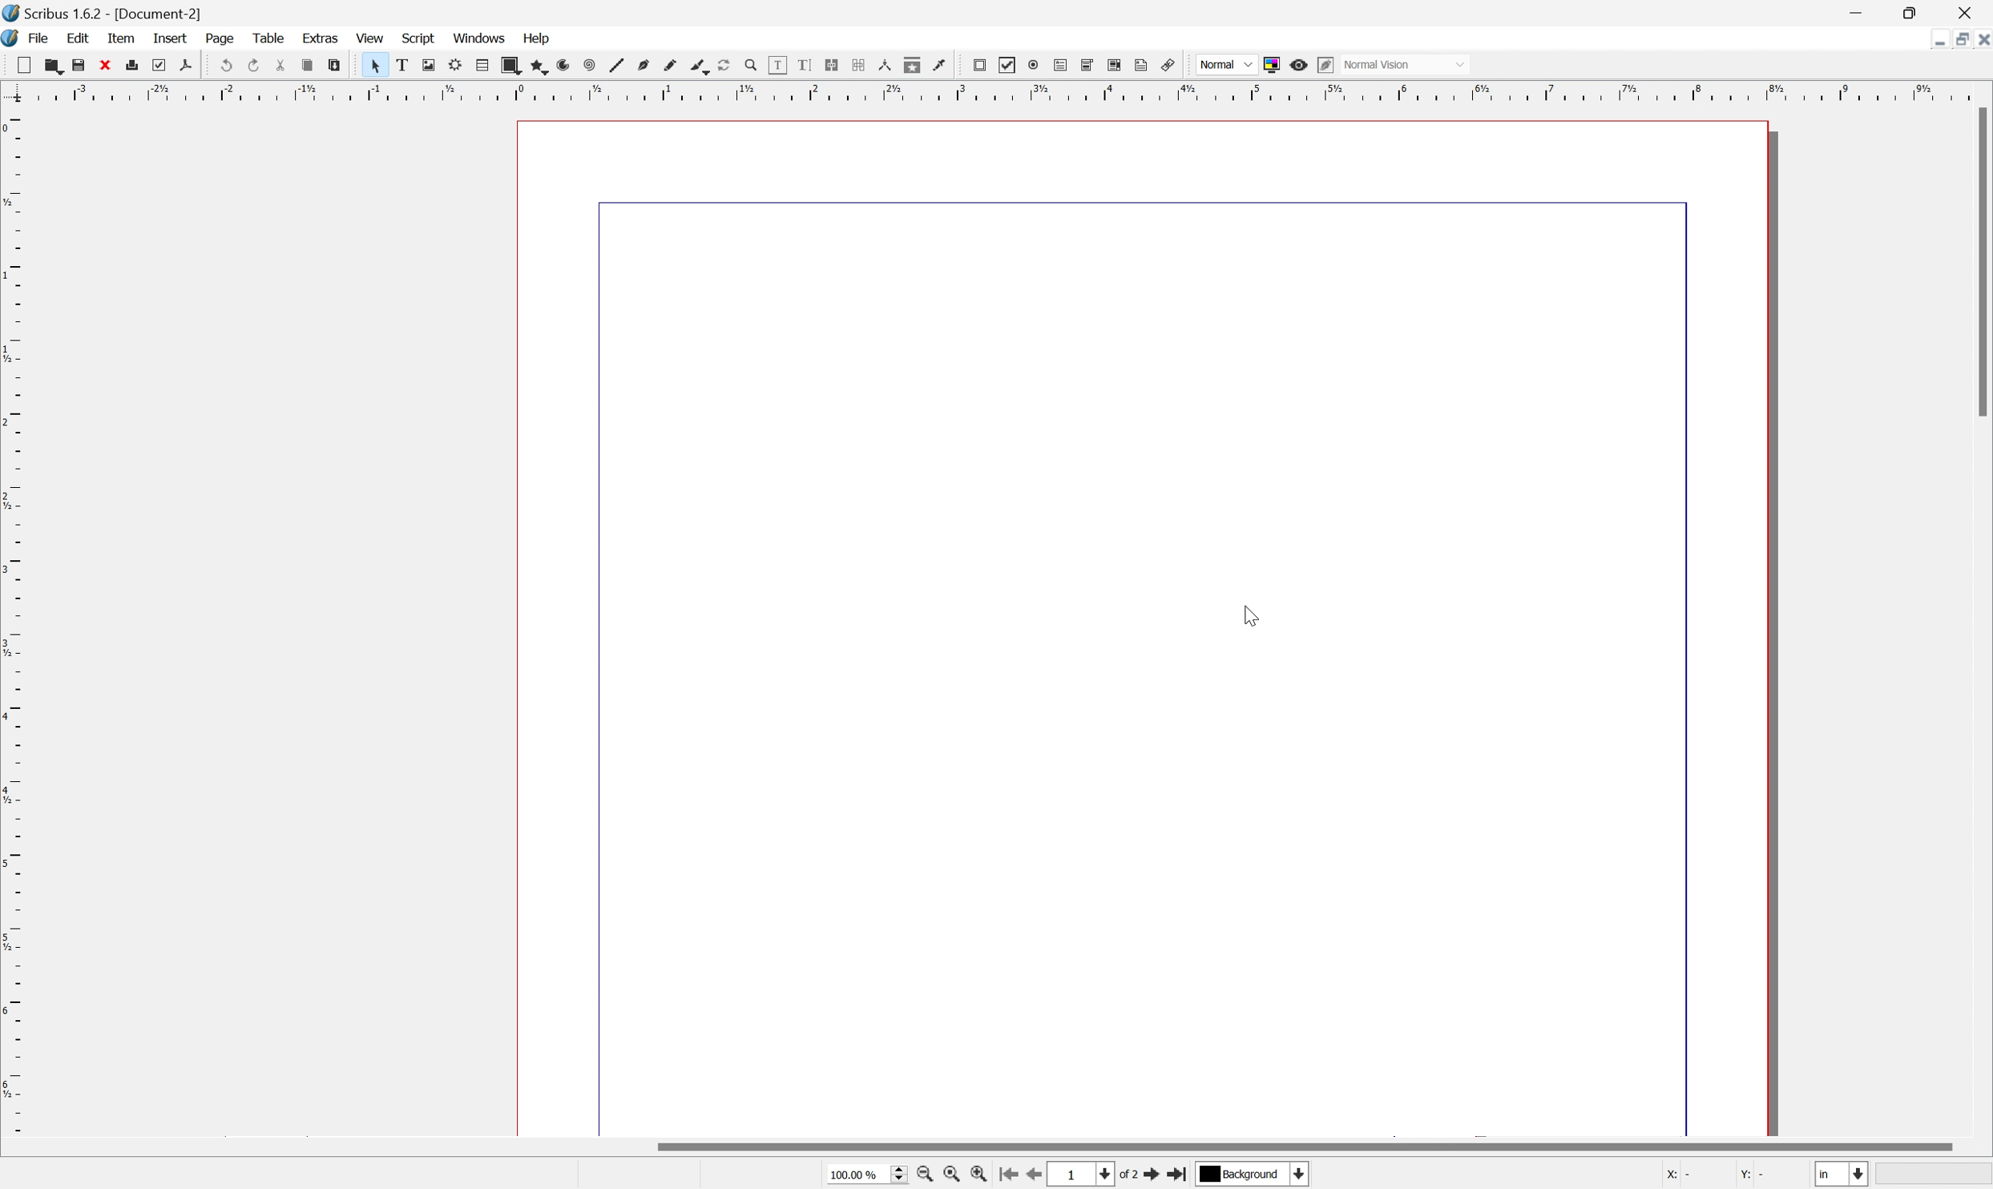 The height and width of the screenshot is (1189, 1993). What do you see at coordinates (978, 65) in the screenshot?
I see `PDF push button` at bounding box center [978, 65].